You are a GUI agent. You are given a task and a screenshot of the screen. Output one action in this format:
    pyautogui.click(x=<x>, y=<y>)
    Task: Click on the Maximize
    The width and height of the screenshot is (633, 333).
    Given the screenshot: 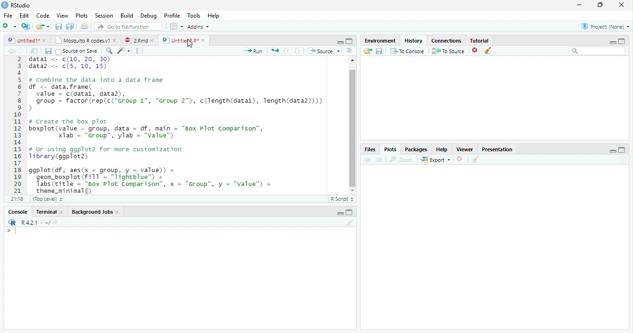 What is the action you would take?
    pyautogui.click(x=622, y=41)
    